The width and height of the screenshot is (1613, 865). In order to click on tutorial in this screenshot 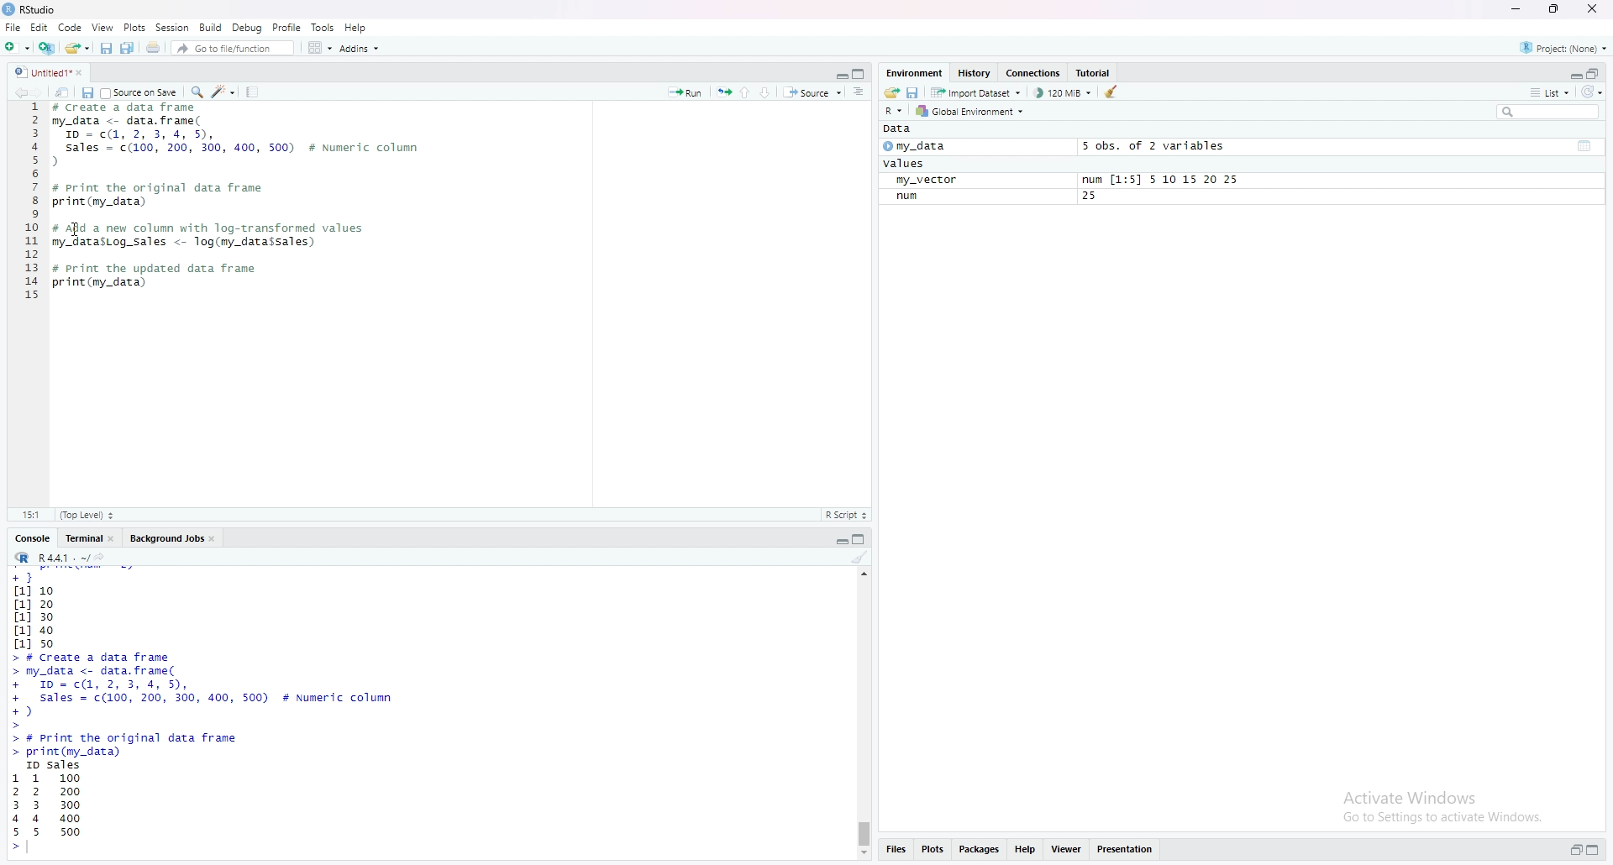, I will do `click(1094, 73)`.